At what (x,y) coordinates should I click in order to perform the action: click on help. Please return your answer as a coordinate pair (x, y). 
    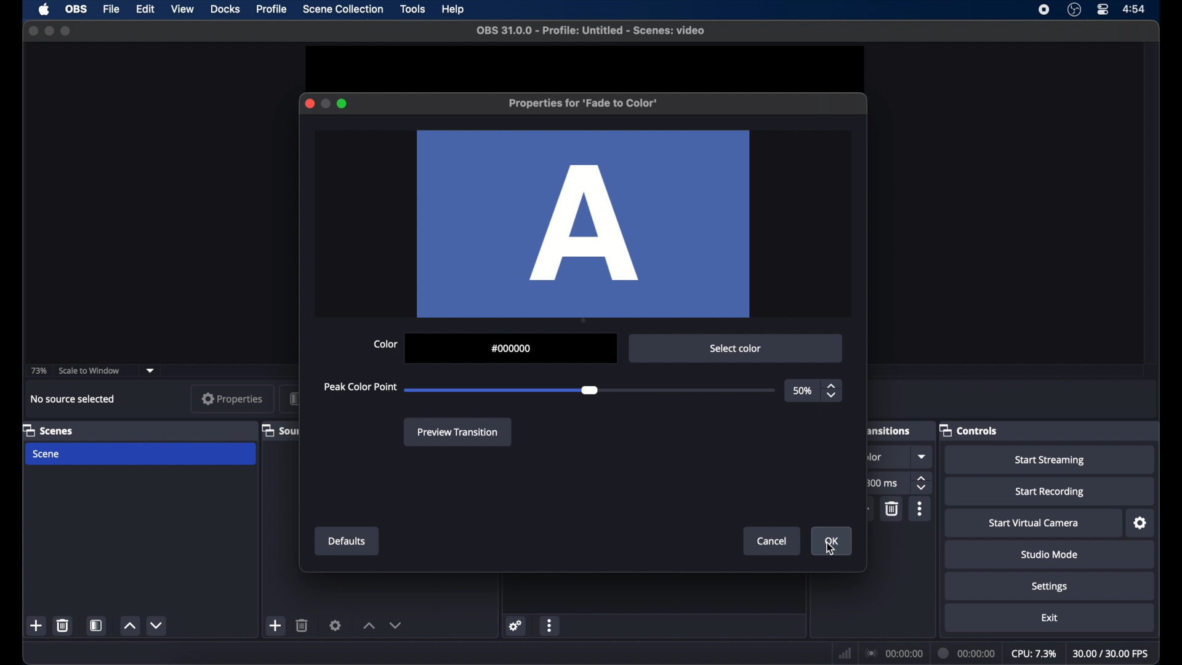
    Looking at the image, I should click on (453, 9).